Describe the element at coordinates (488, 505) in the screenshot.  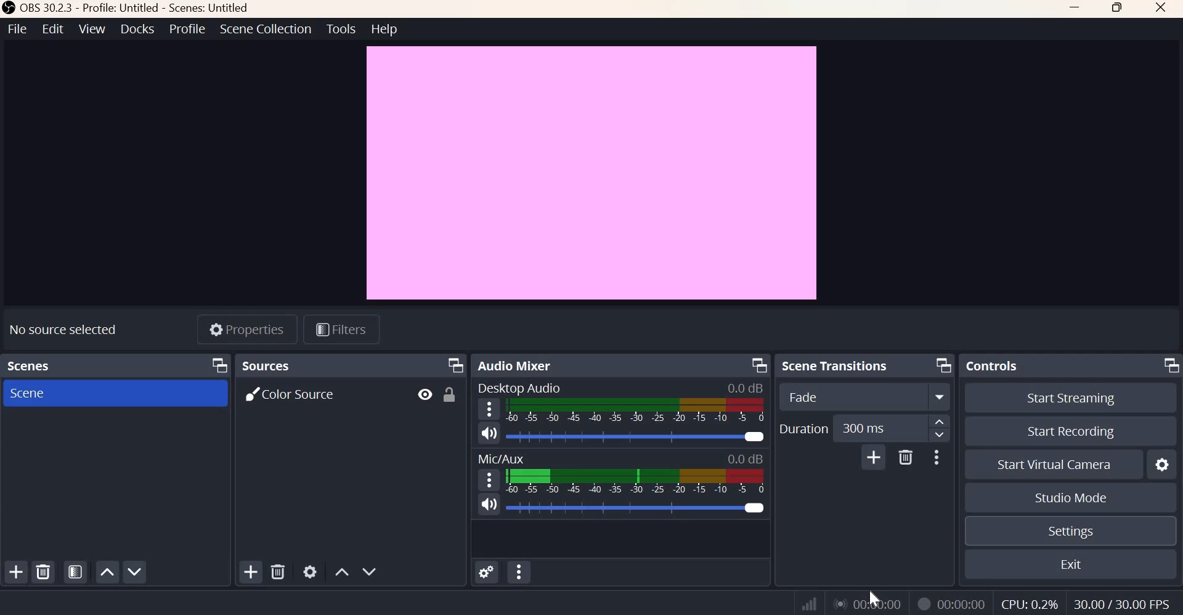
I see `Speaker Icon` at that location.